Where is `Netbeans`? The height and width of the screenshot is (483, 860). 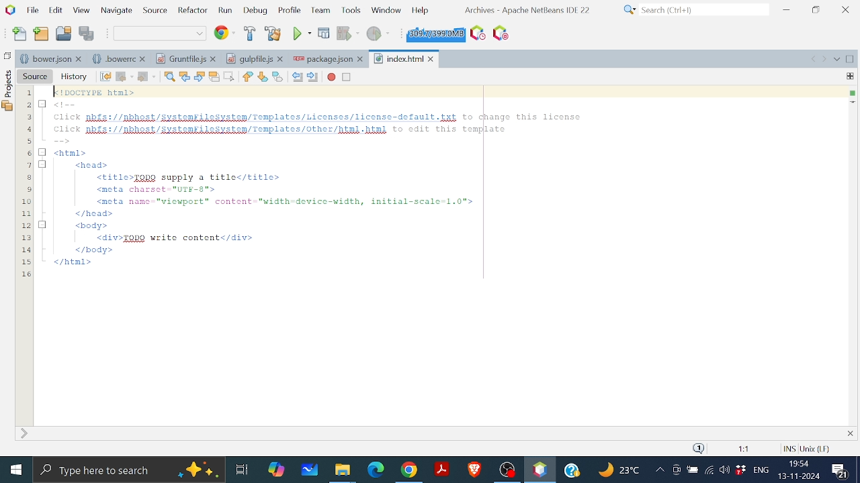 Netbeans is located at coordinates (540, 470).